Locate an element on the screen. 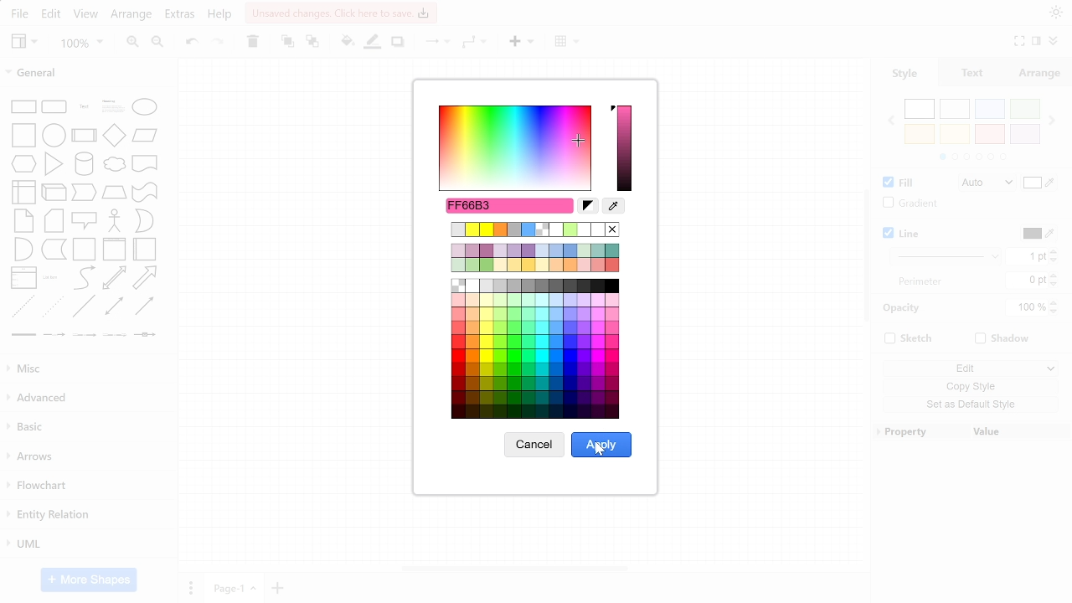 The height and width of the screenshot is (603, 1072). Cursor is located at coordinates (599, 448).